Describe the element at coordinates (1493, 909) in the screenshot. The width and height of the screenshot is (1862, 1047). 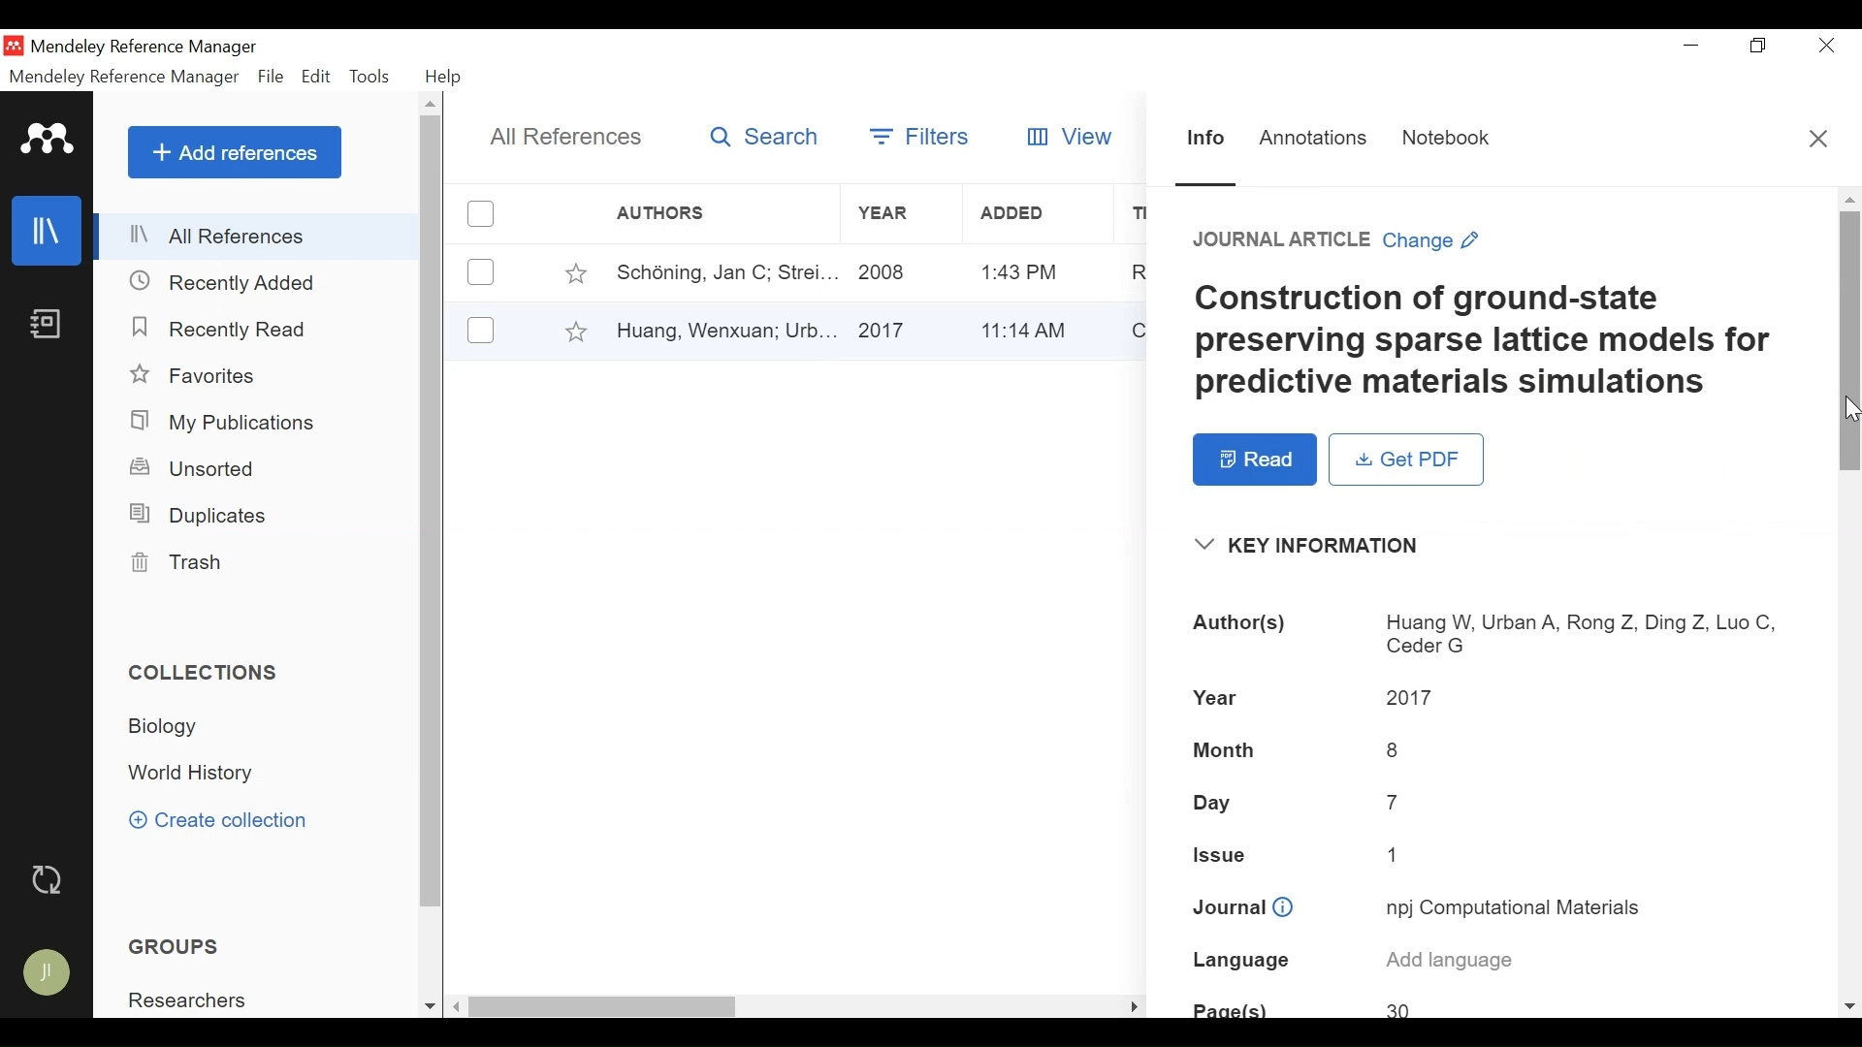
I see `Journal` at that location.